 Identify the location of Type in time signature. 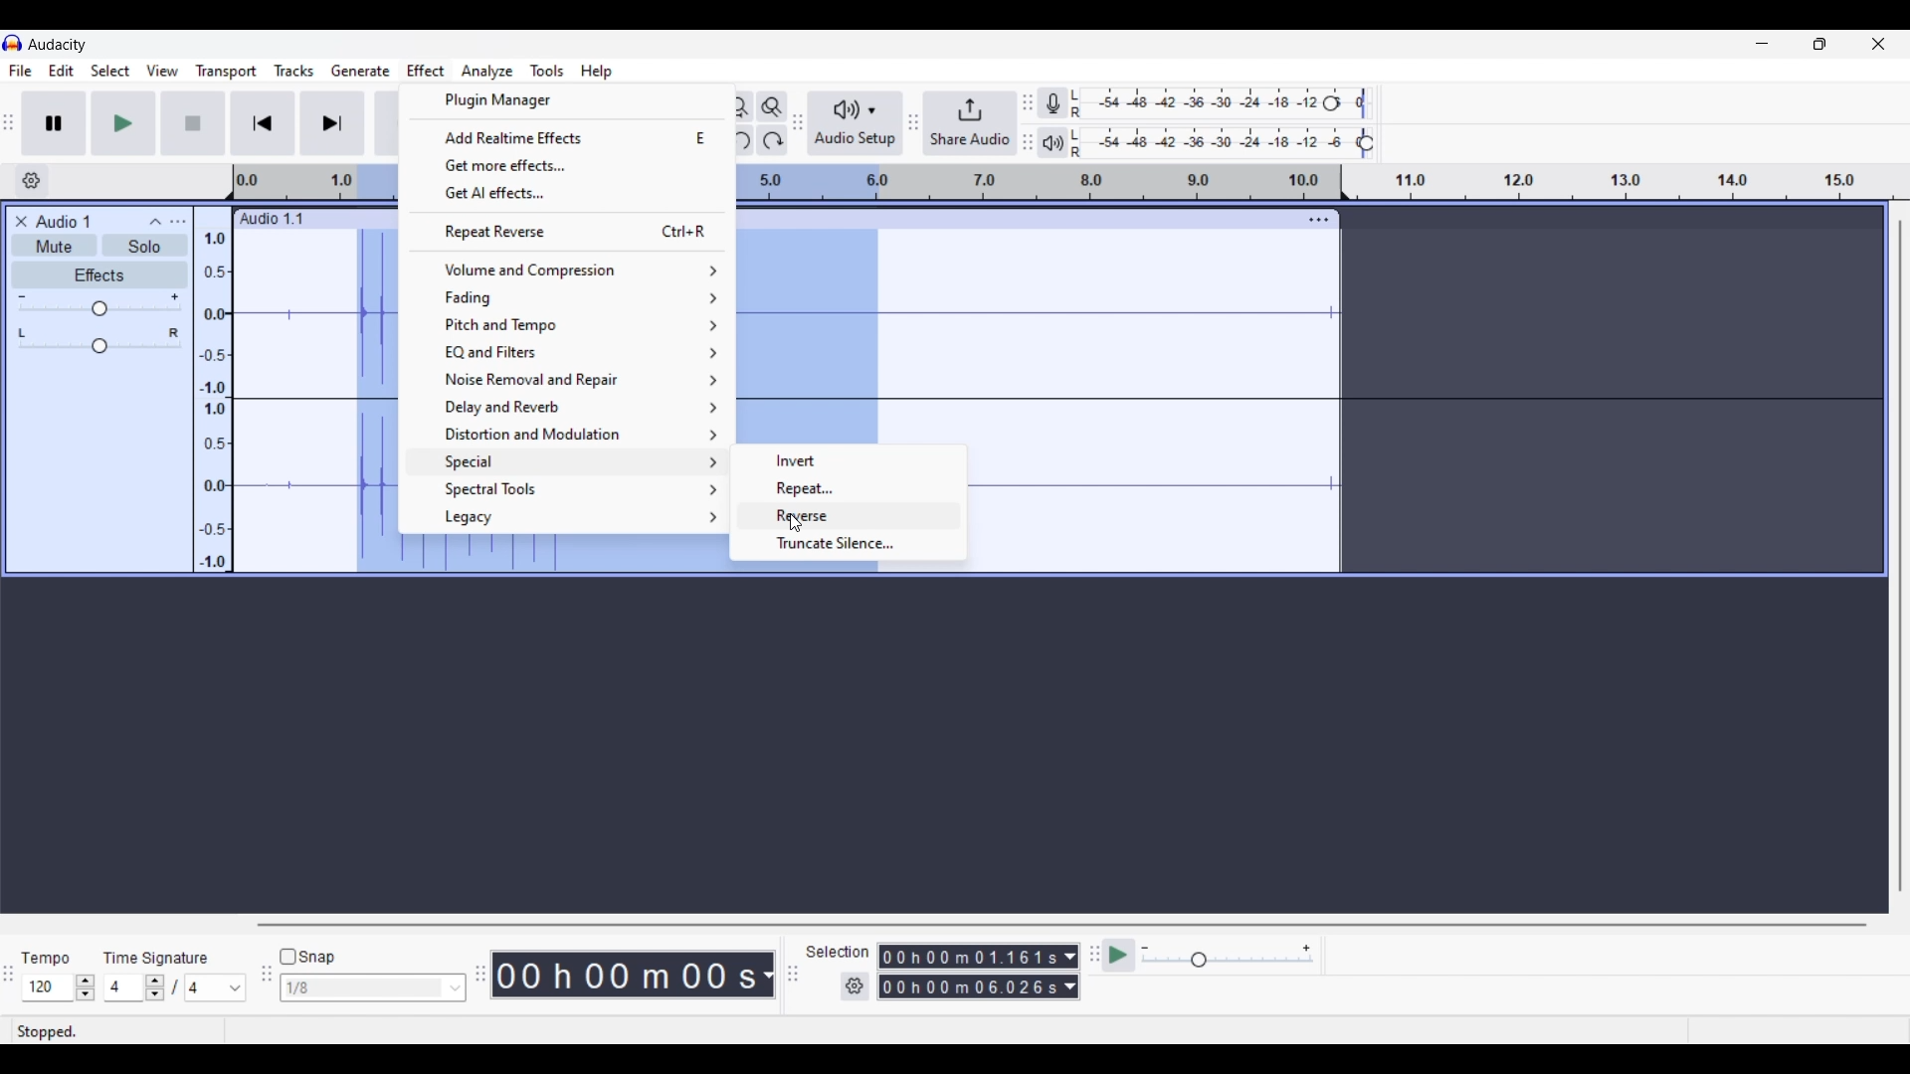
(123, 987).